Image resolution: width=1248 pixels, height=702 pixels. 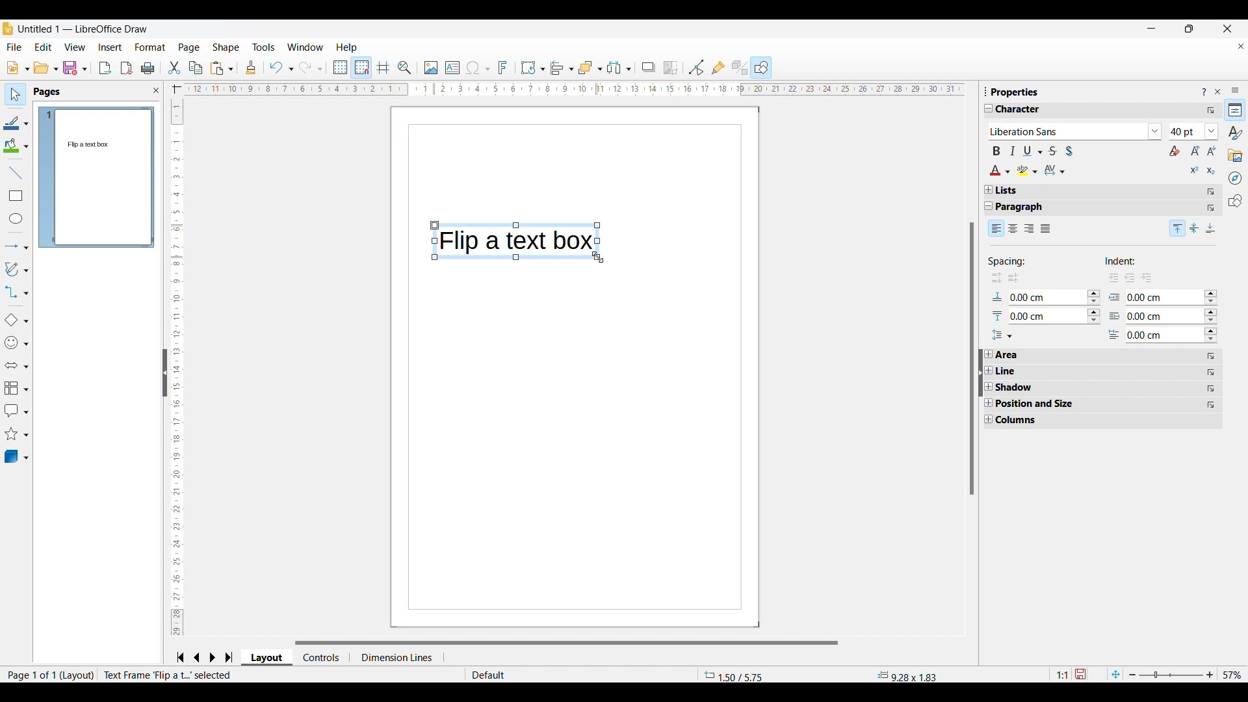 What do you see at coordinates (18, 68) in the screenshot?
I see `New document options` at bounding box center [18, 68].